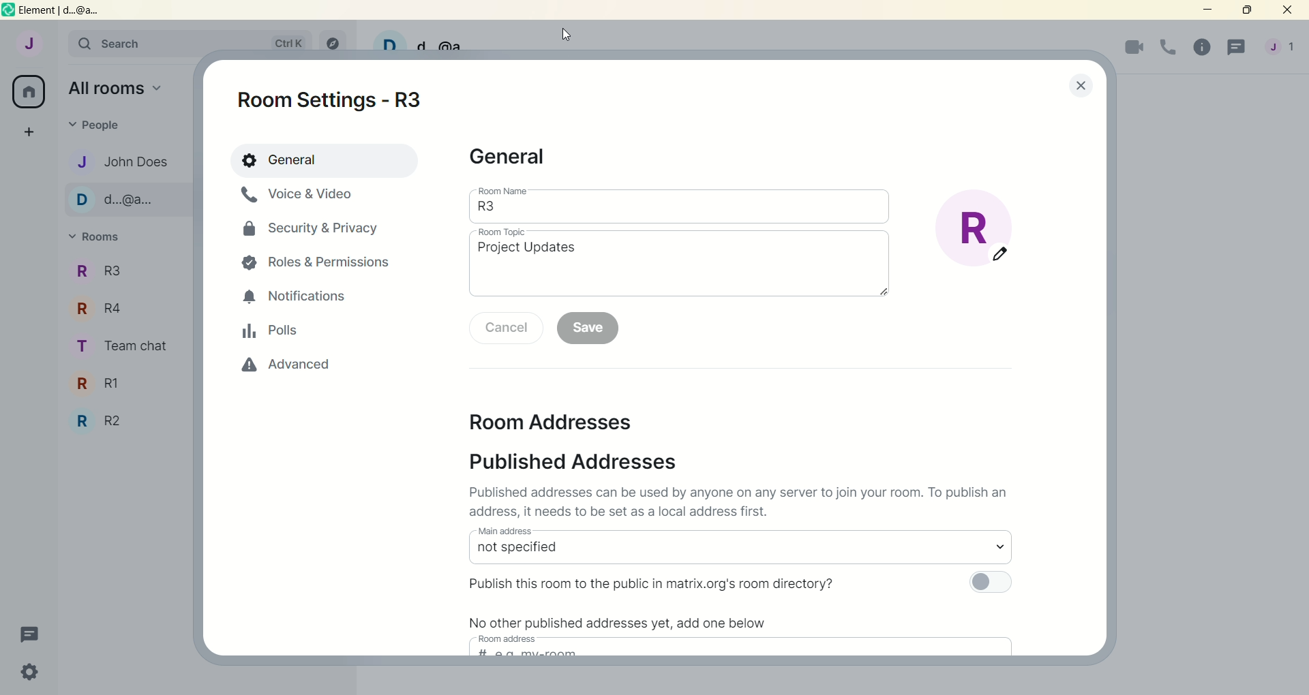 This screenshot has width=1309, height=695. What do you see at coordinates (100, 125) in the screenshot?
I see `people` at bounding box center [100, 125].